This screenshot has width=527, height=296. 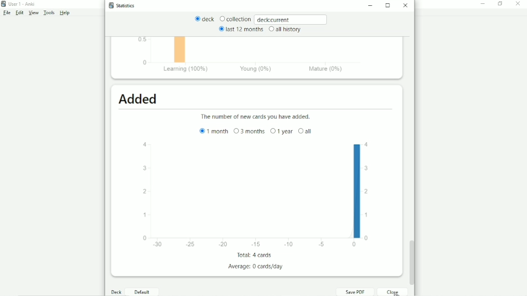 What do you see at coordinates (284, 29) in the screenshot?
I see `all history` at bounding box center [284, 29].